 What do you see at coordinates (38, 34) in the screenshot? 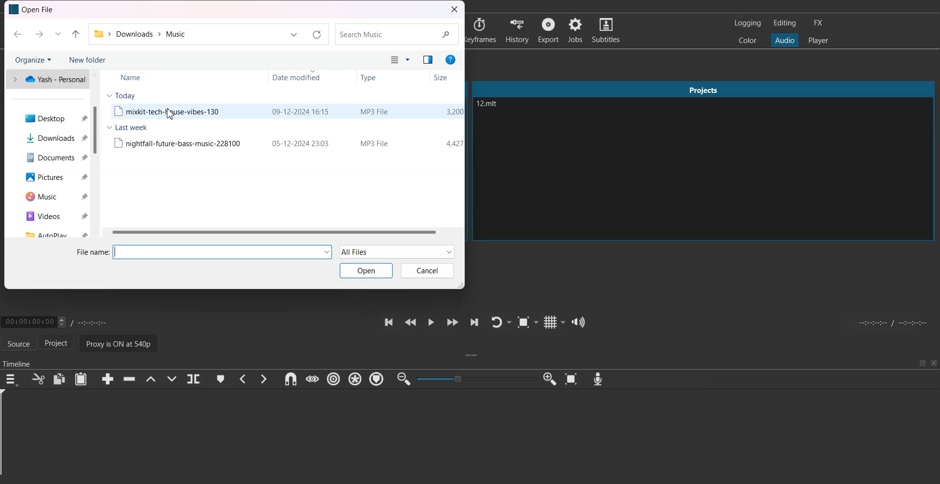
I see `Go Forward` at bounding box center [38, 34].